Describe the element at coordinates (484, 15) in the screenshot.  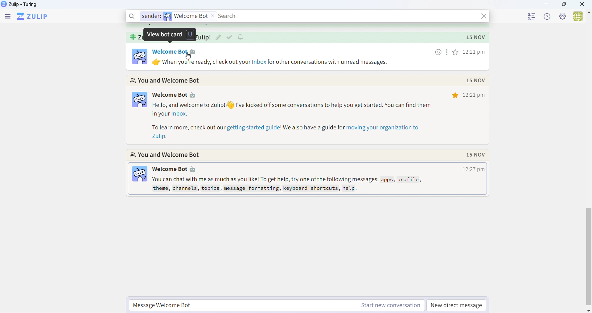
I see `close` at that location.